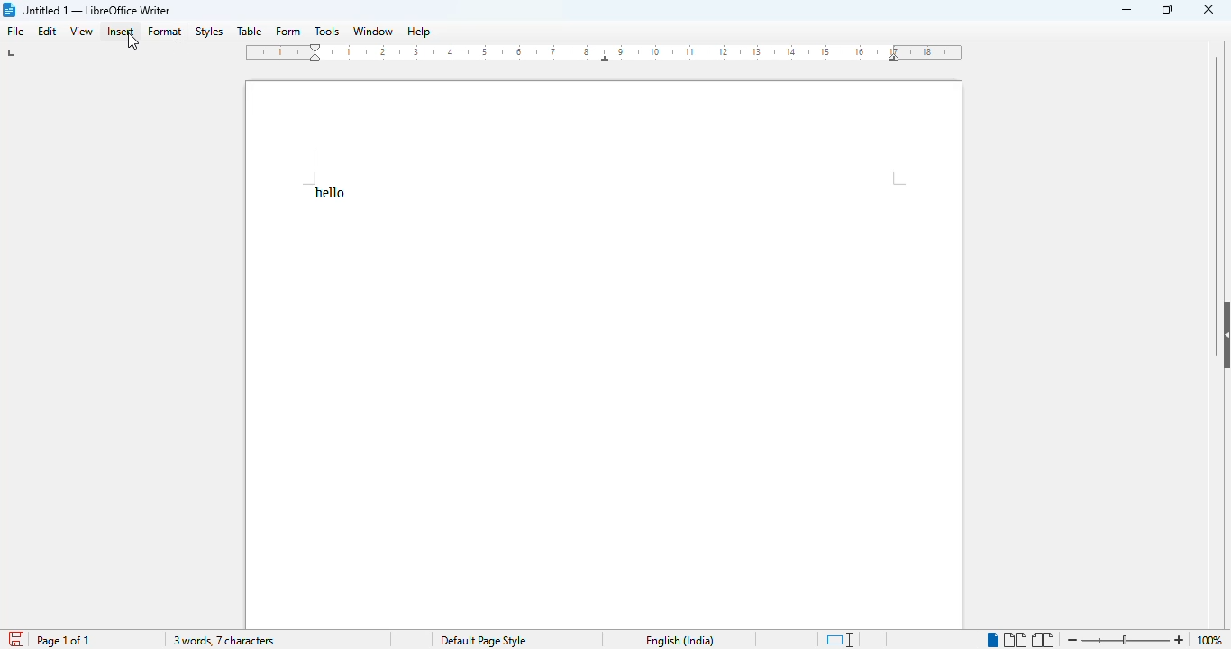 The height and width of the screenshot is (649, 1231). What do you see at coordinates (326, 157) in the screenshot?
I see `header` at bounding box center [326, 157].